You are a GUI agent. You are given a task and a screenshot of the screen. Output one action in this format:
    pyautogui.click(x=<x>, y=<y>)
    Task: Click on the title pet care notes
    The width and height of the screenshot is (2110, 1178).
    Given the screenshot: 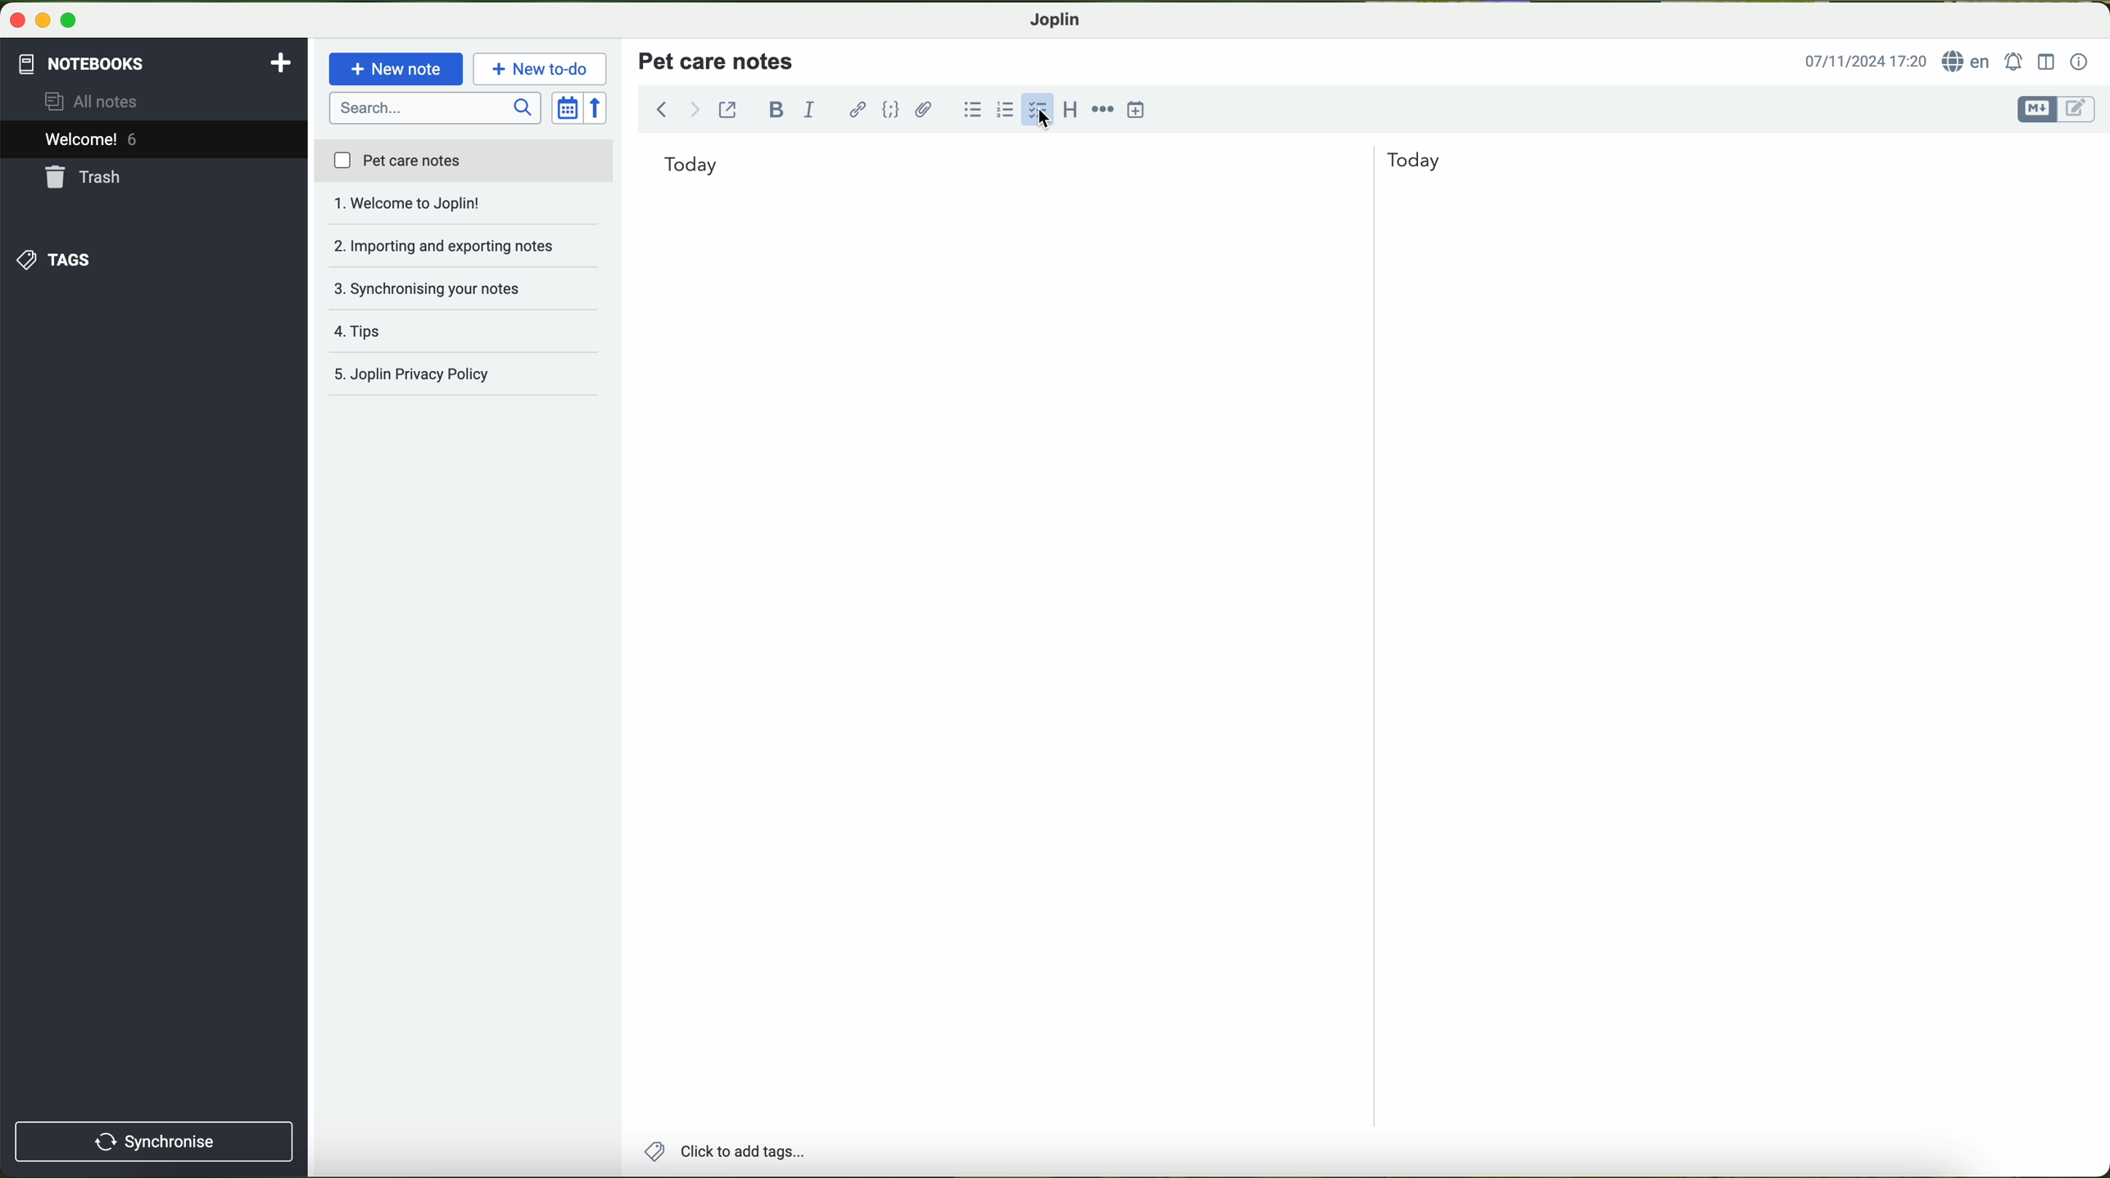 What is the action you would take?
    pyautogui.click(x=718, y=60)
    